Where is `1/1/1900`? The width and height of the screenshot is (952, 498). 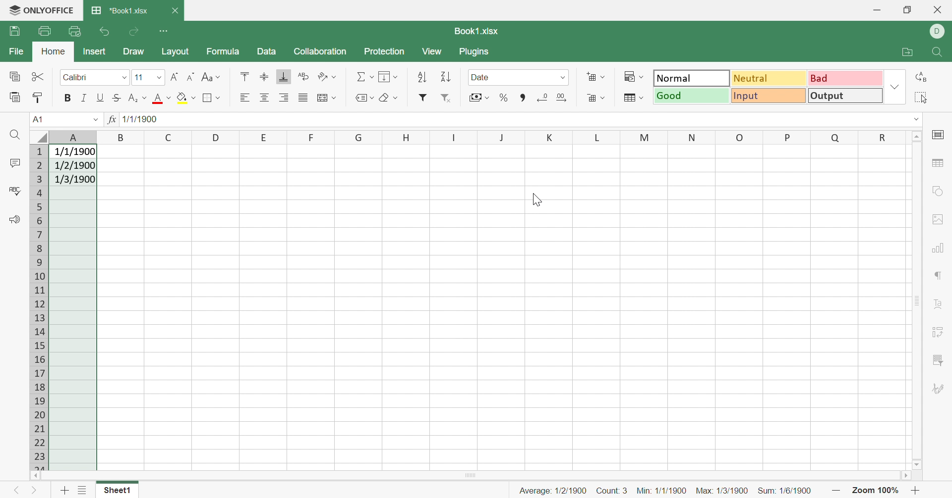
1/1/1900 is located at coordinates (74, 150).